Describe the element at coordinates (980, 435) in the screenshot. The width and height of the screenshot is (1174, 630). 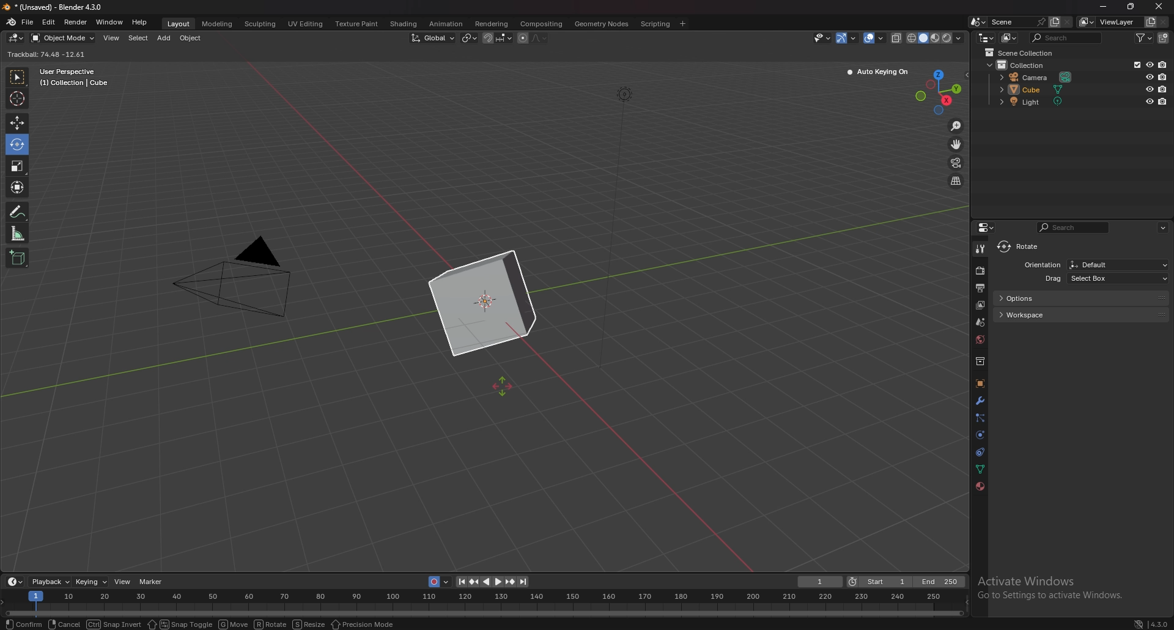
I see `physics` at that location.